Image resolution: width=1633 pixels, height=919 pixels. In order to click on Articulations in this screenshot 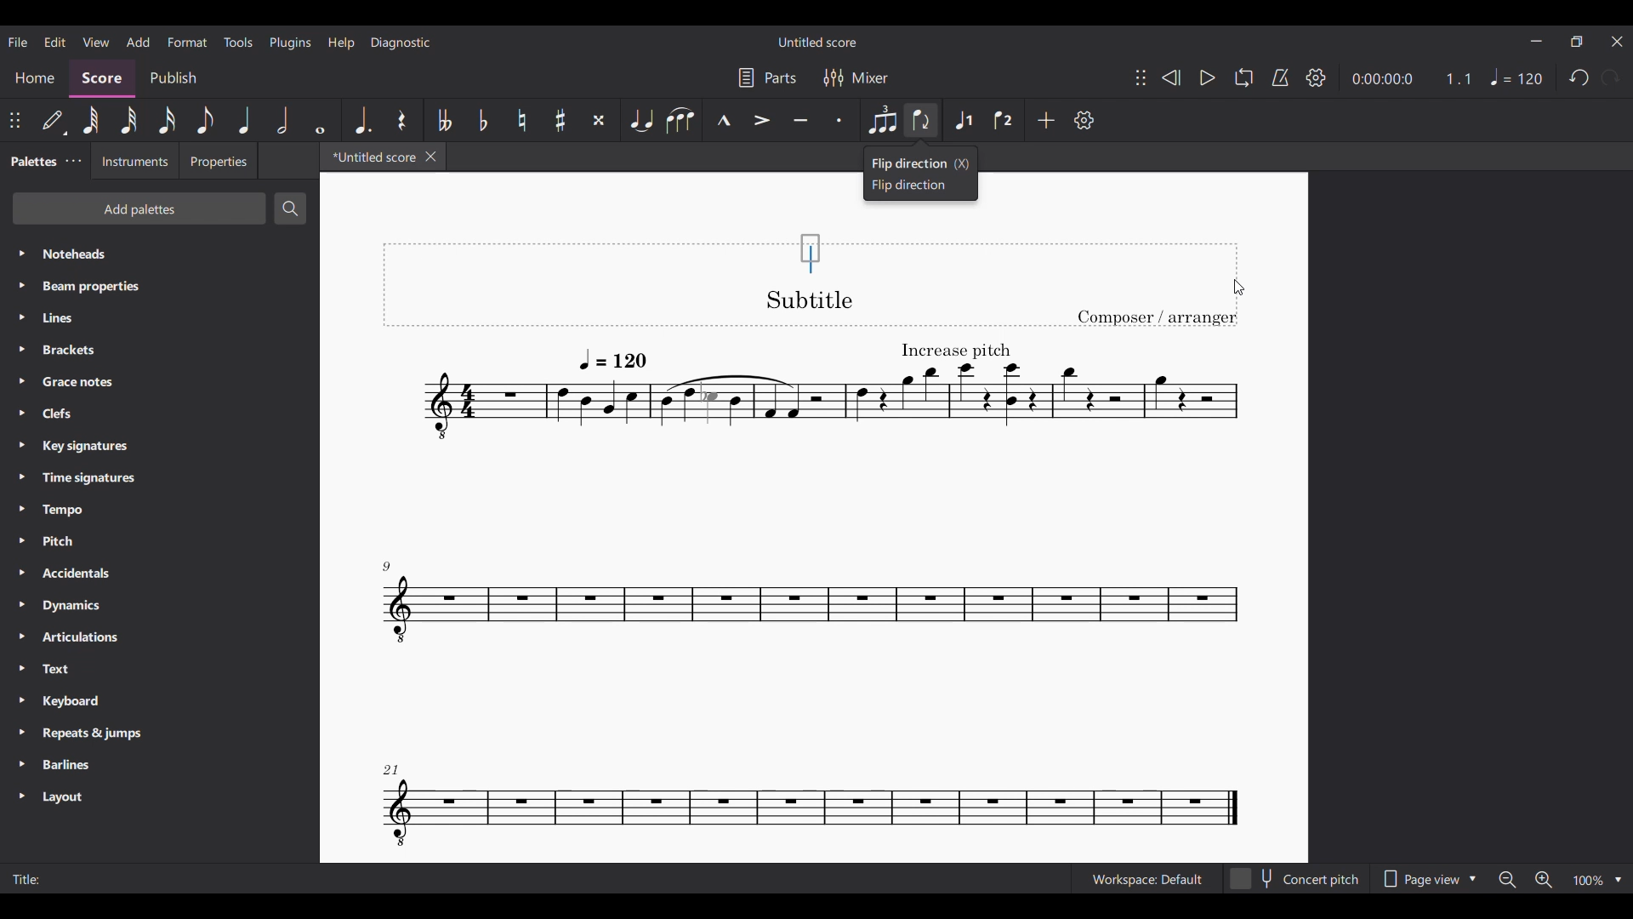, I will do `click(161, 637)`.